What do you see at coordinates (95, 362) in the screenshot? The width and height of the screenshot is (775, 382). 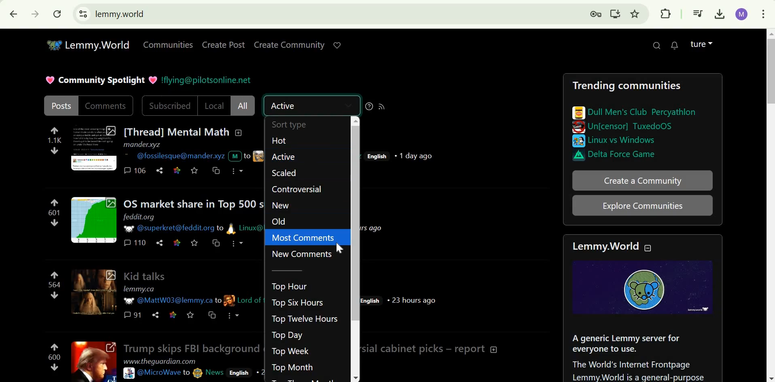 I see `Expand` at bounding box center [95, 362].